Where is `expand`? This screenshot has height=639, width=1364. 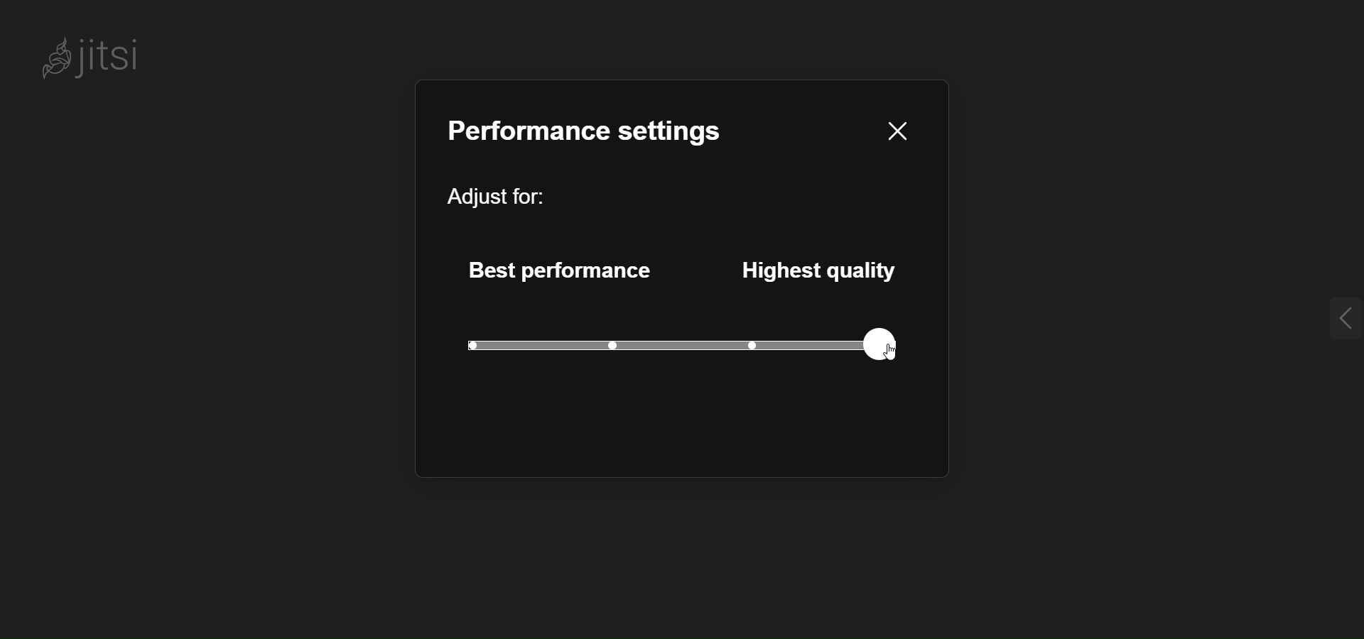
expand is located at coordinates (1341, 317).